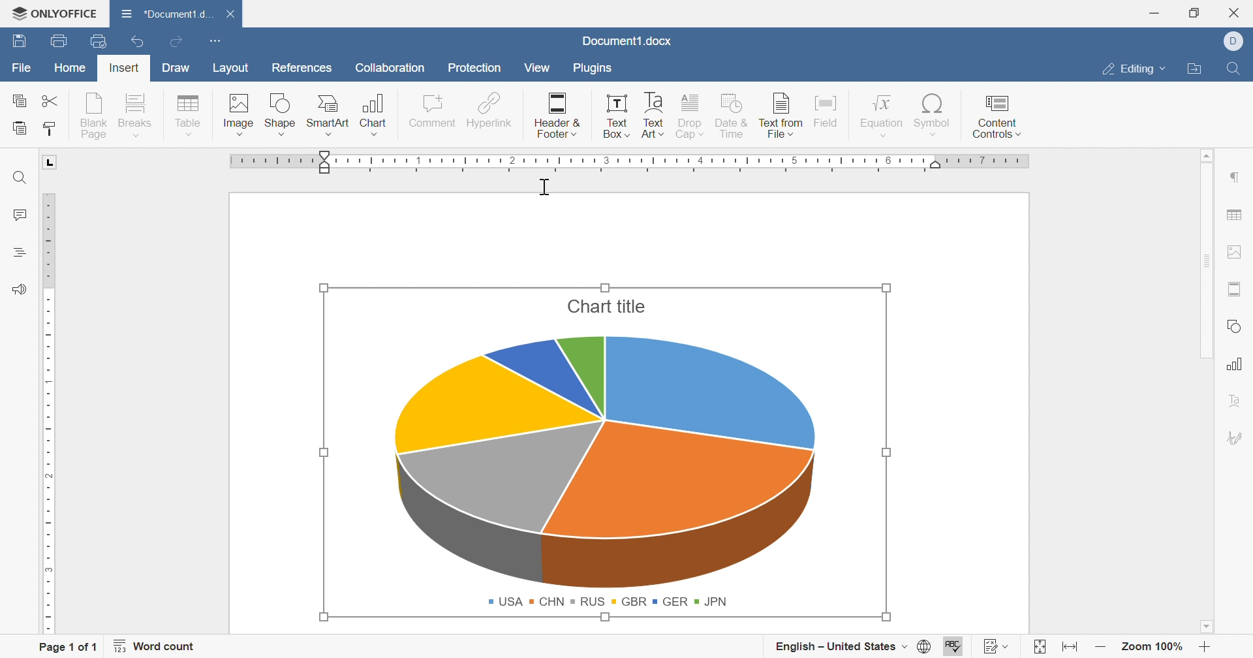 The height and width of the screenshot is (658, 1253). Describe the element at coordinates (51, 163) in the screenshot. I see `L` at that location.